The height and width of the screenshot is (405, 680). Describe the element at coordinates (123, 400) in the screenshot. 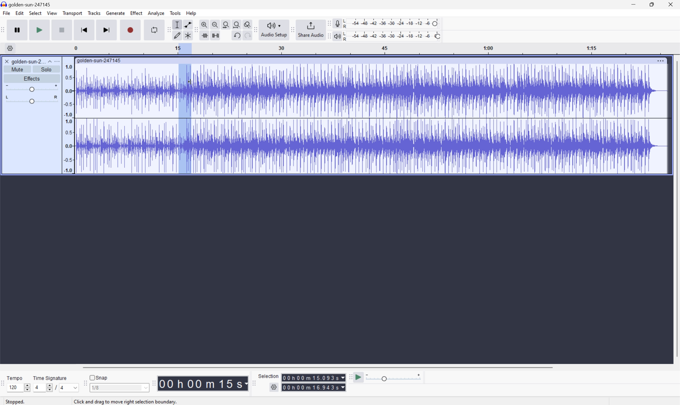

I see `Click and drag to select audio` at that location.